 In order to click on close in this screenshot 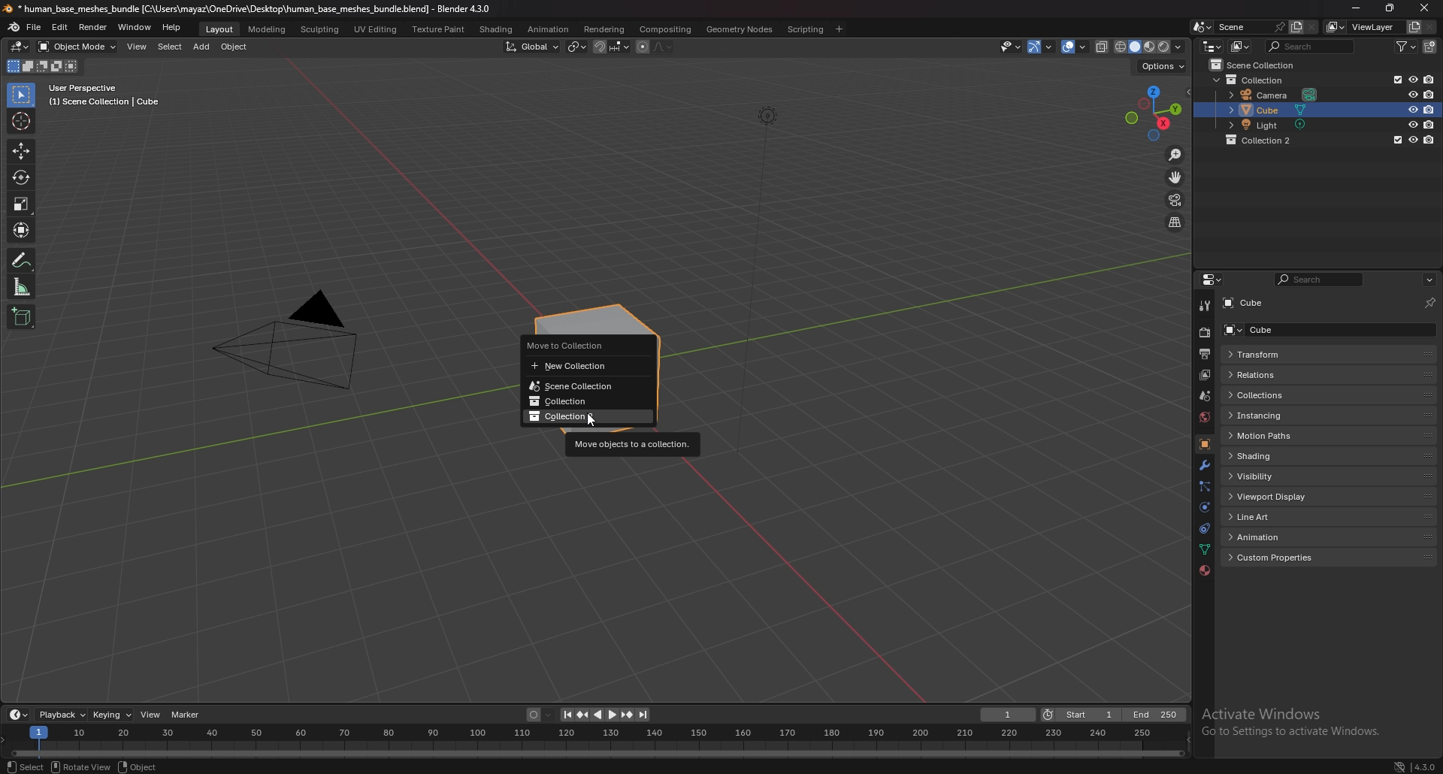, I will do `click(1423, 8)`.